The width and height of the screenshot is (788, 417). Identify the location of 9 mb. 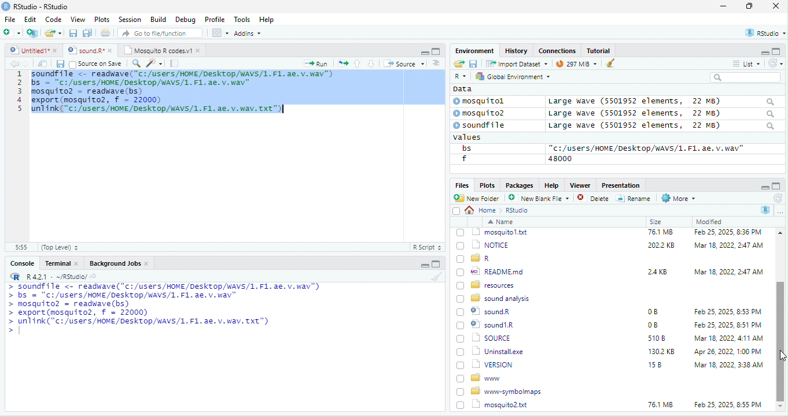
(575, 65).